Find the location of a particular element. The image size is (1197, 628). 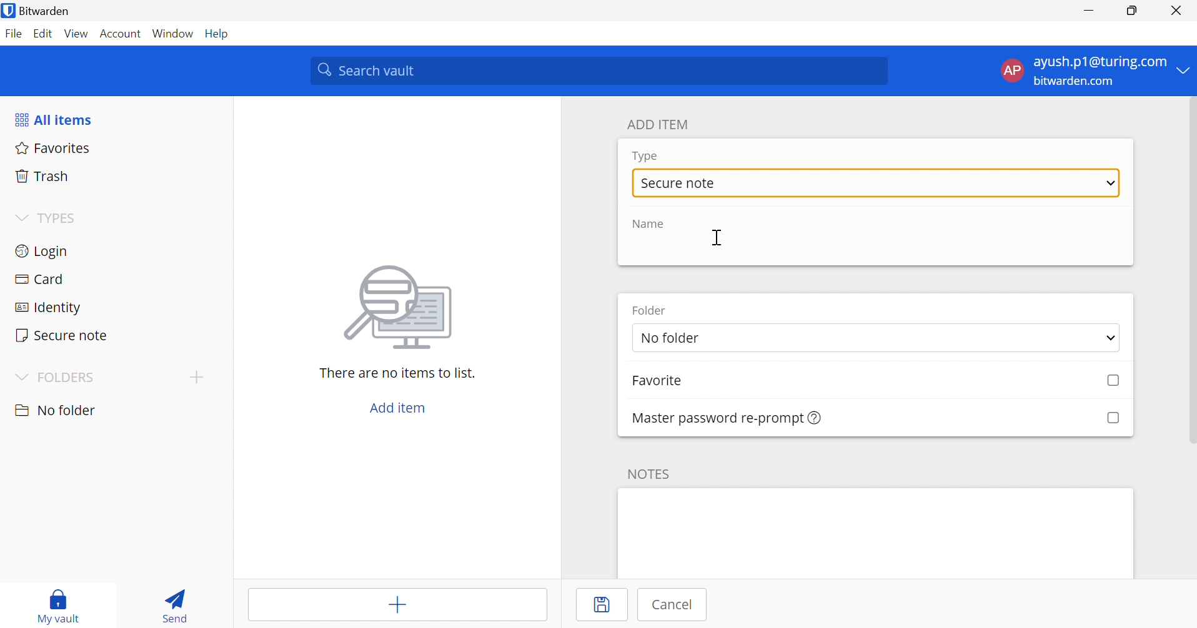

box is located at coordinates (1108, 381).